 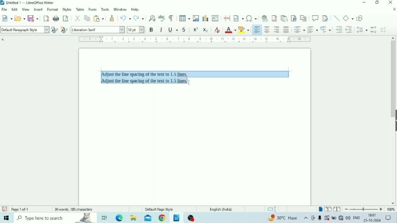 I want to click on Insert Cross-reference, so click(x=303, y=18).